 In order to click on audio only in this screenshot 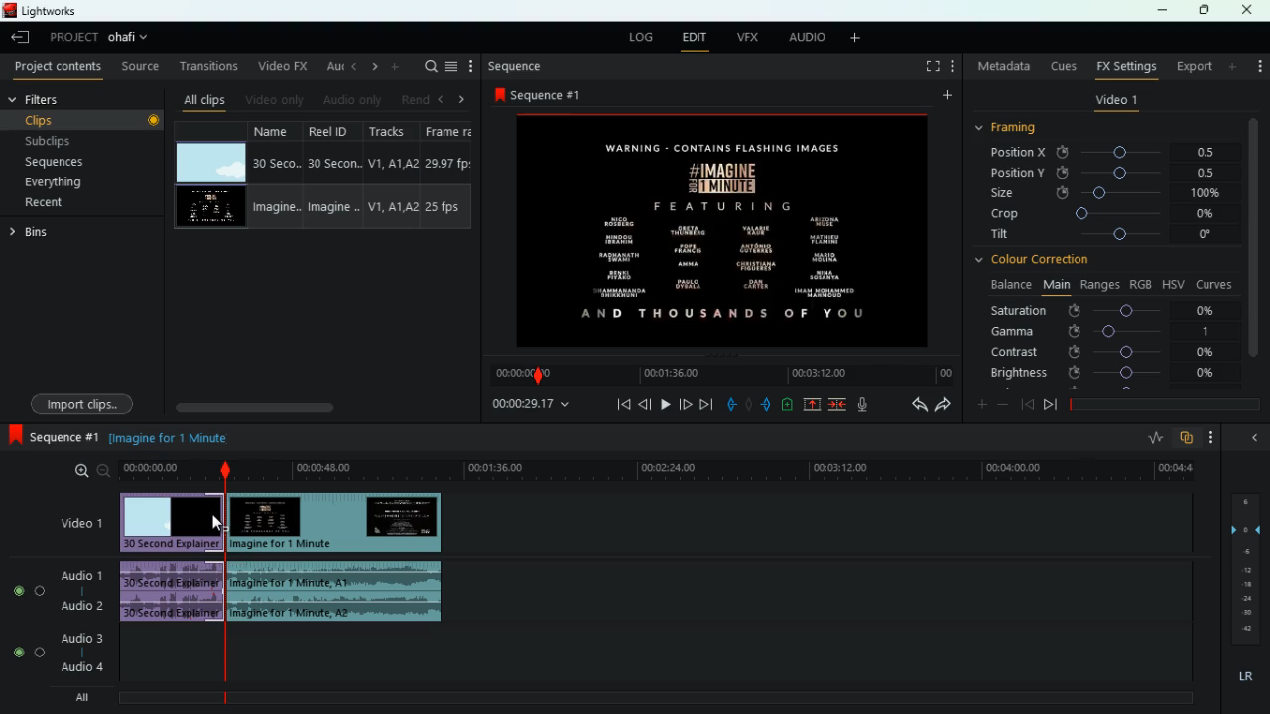, I will do `click(351, 101)`.